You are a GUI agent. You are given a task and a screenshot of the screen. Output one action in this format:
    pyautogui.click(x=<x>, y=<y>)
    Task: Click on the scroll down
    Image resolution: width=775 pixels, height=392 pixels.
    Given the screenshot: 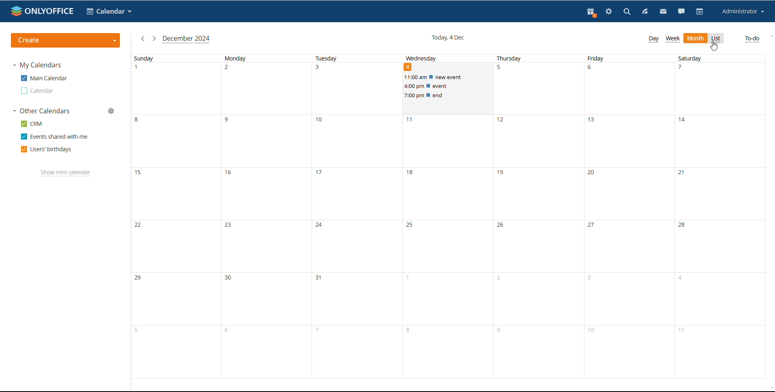 What is the action you would take?
    pyautogui.click(x=770, y=389)
    